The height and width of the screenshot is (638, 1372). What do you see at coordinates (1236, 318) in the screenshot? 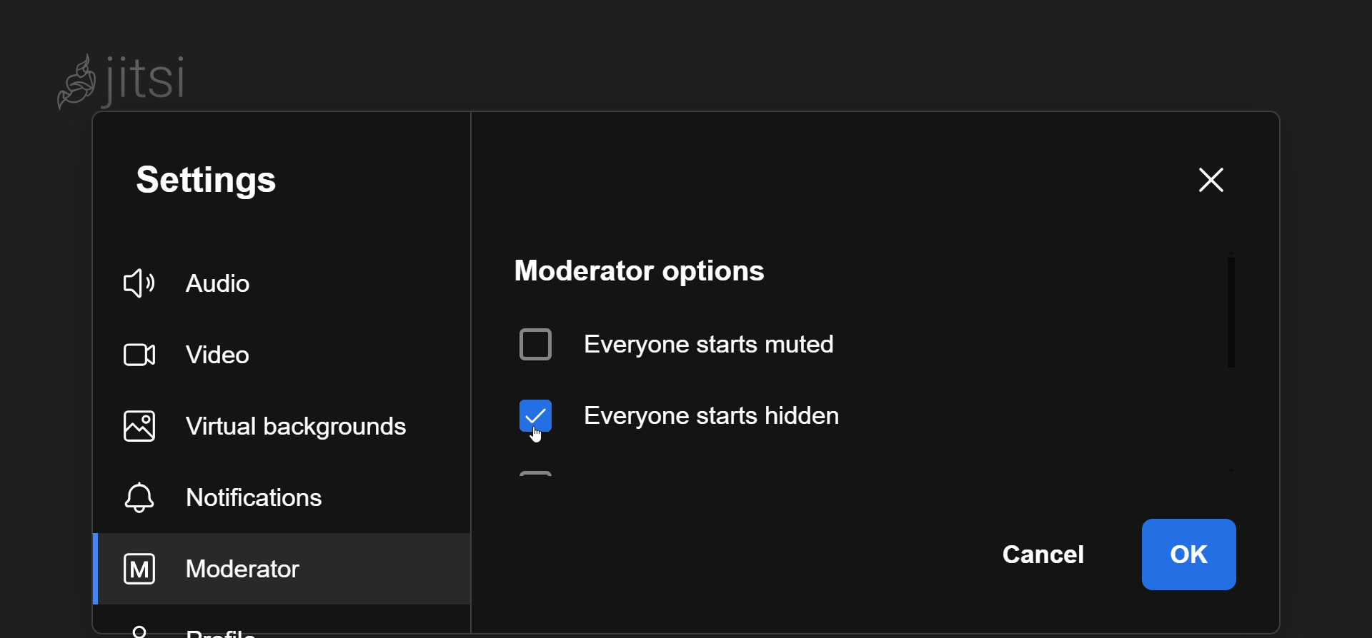
I see `scroll bar` at bounding box center [1236, 318].